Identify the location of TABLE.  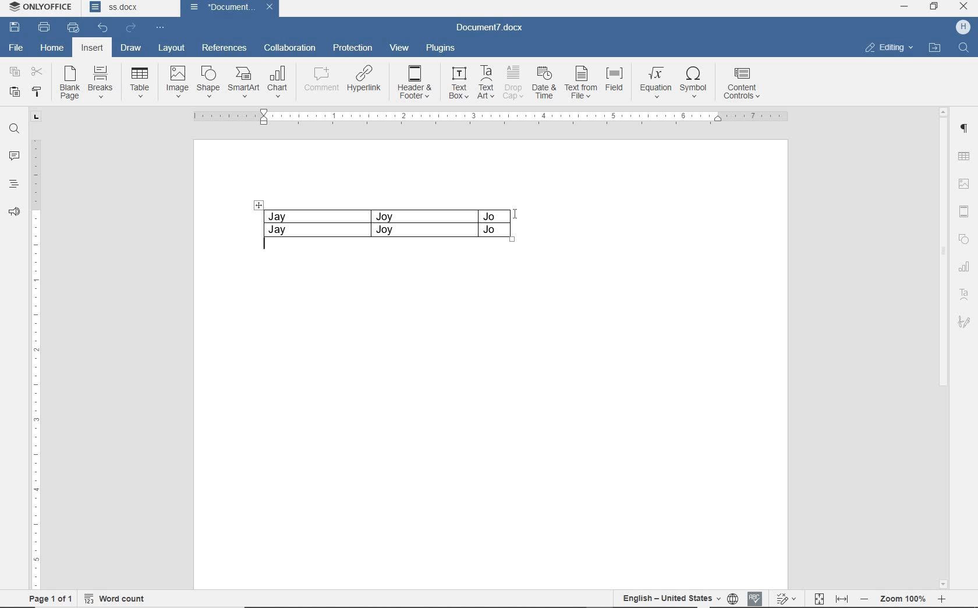
(964, 155).